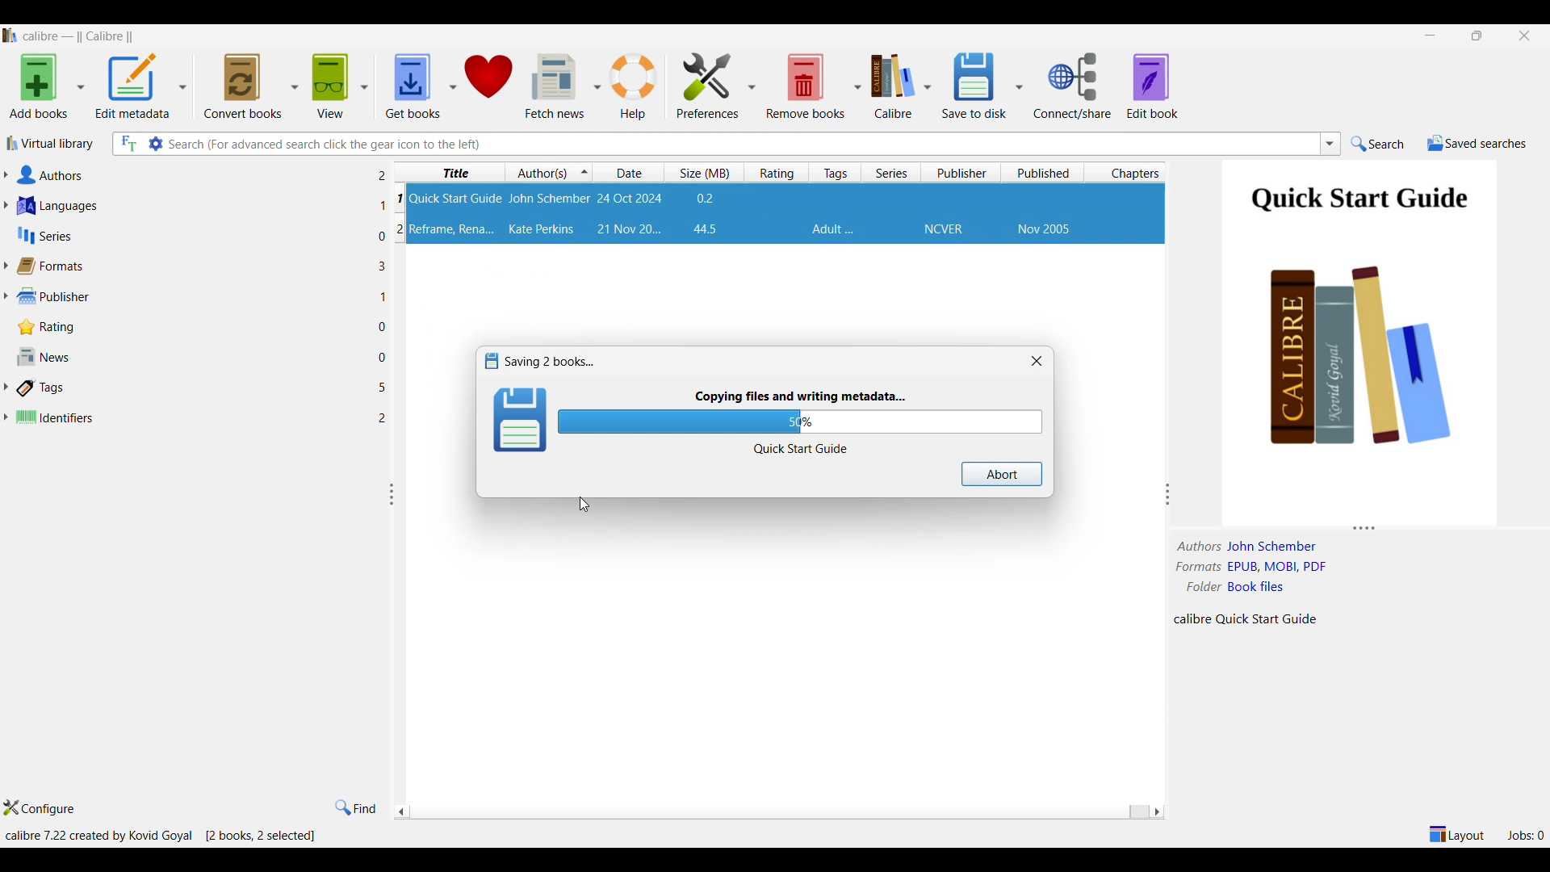  I want to click on View options, so click(339, 86).